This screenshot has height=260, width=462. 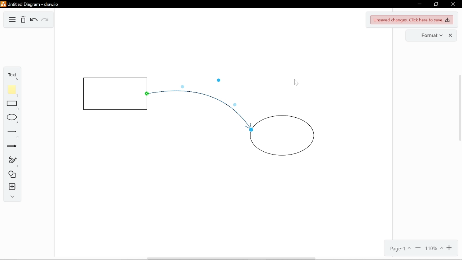 I want to click on Untitled Diagram - draw.io, so click(x=30, y=4).